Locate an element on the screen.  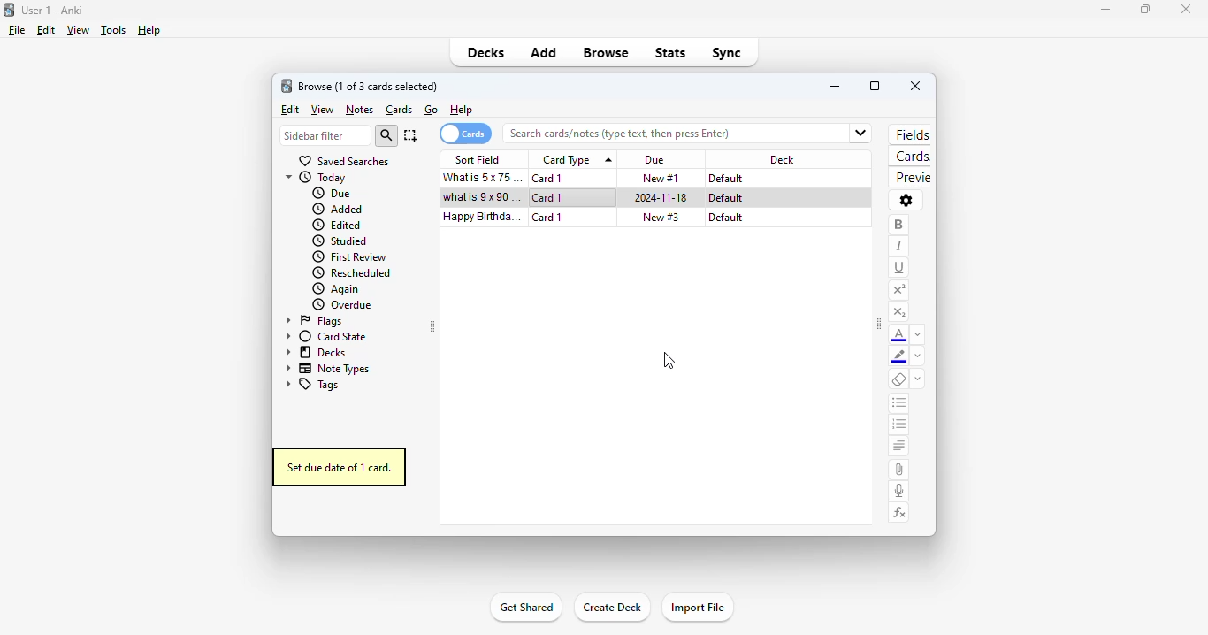
maximize is located at coordinates (875, 86).